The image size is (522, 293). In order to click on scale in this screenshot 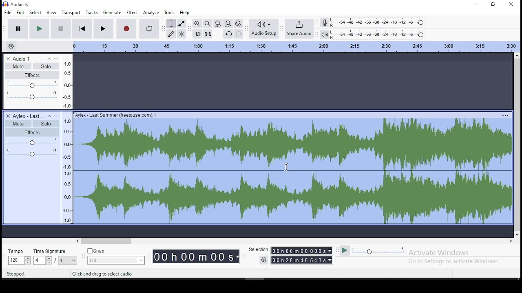, I will do `click(67, 139)`.